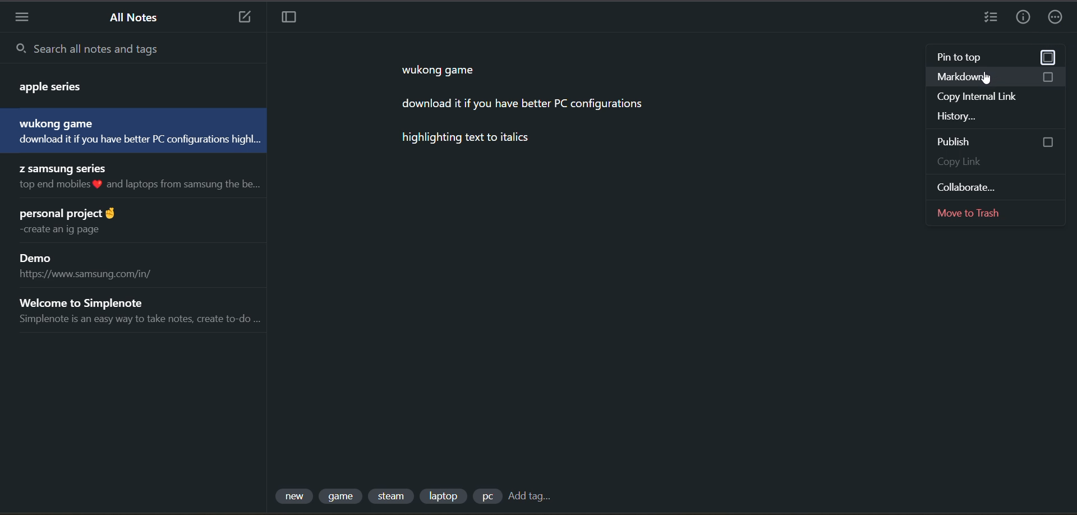 The image size is (1077, 515). What do you see at coordinates (979, 211) in the screenshot?
I see `move to trash` at bounding box center [979, 211].